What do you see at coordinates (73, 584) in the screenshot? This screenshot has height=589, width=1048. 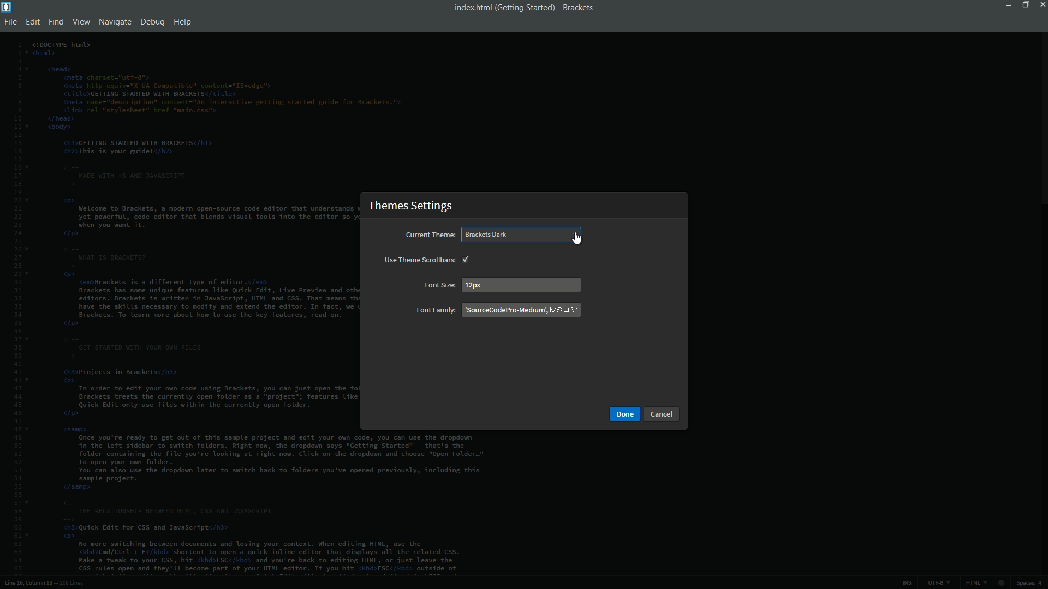 I see `number of lines` at bounding box center [73, 584].